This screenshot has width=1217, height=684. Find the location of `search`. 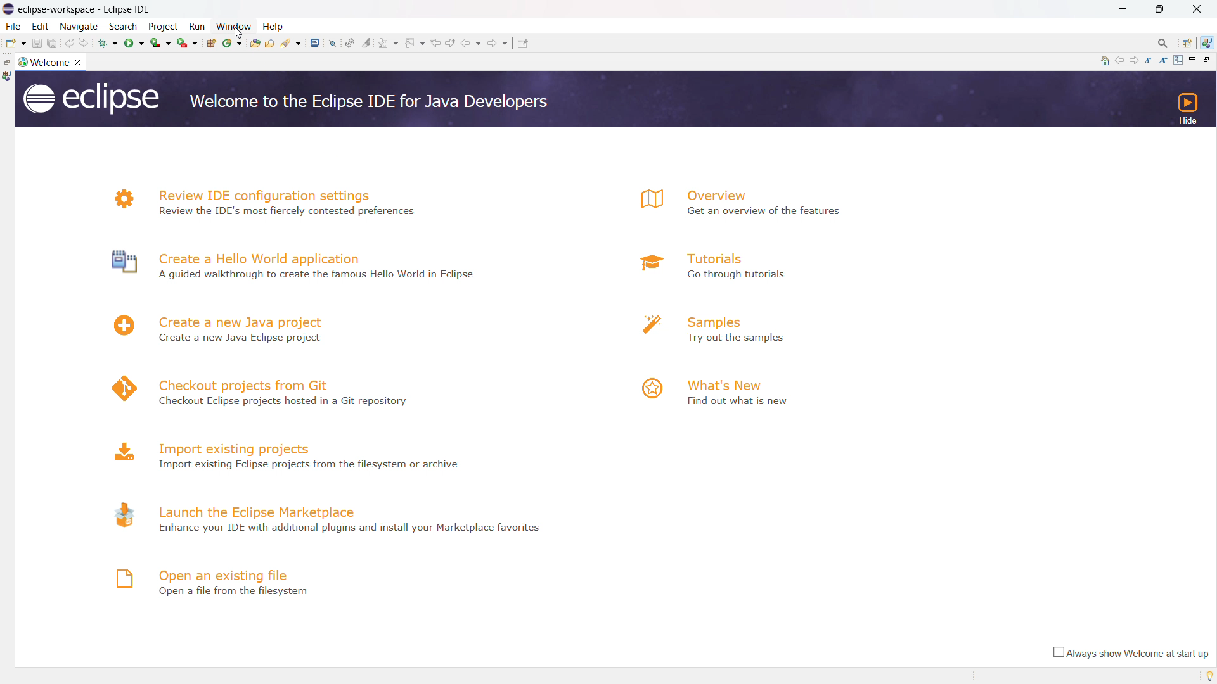

search is located at coordinates (124, 27).